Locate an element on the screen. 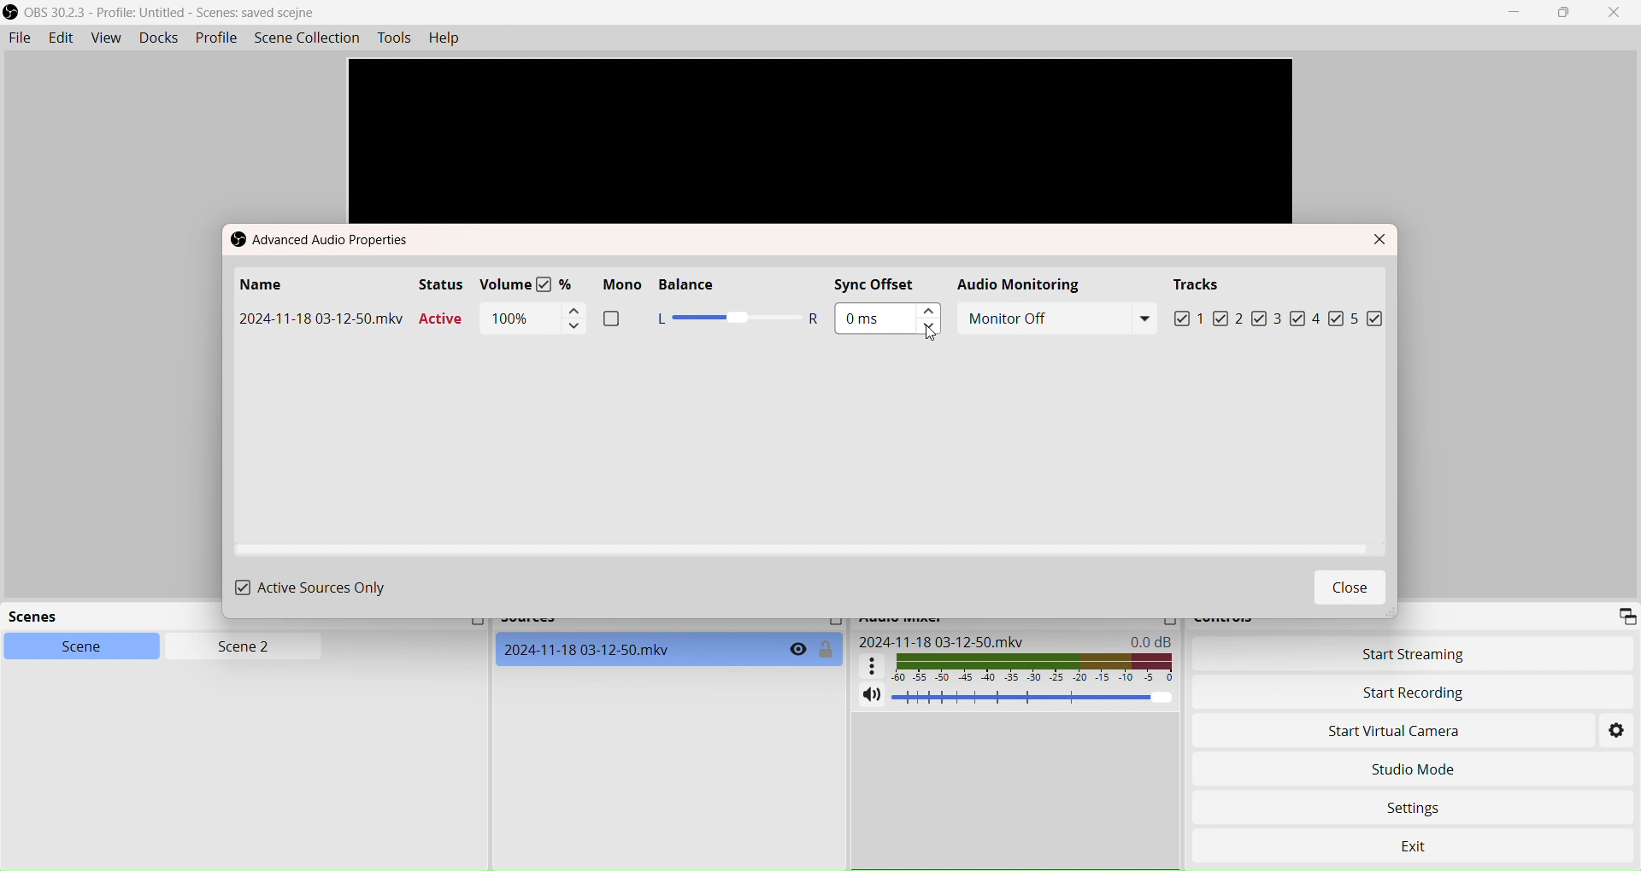  Mute/Unmute is located at coordinates (870, 696).